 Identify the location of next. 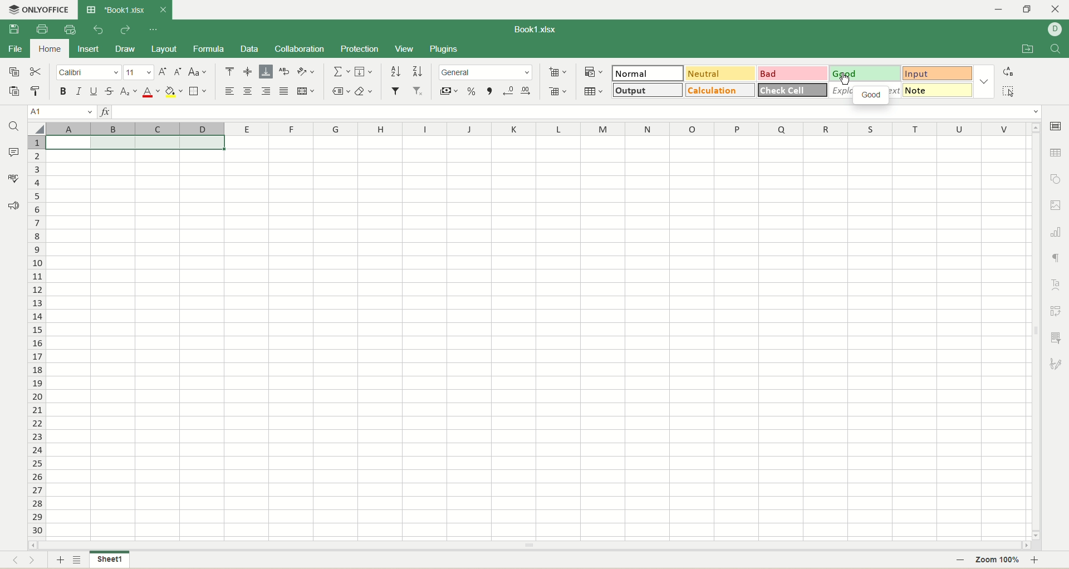
(37, 561).